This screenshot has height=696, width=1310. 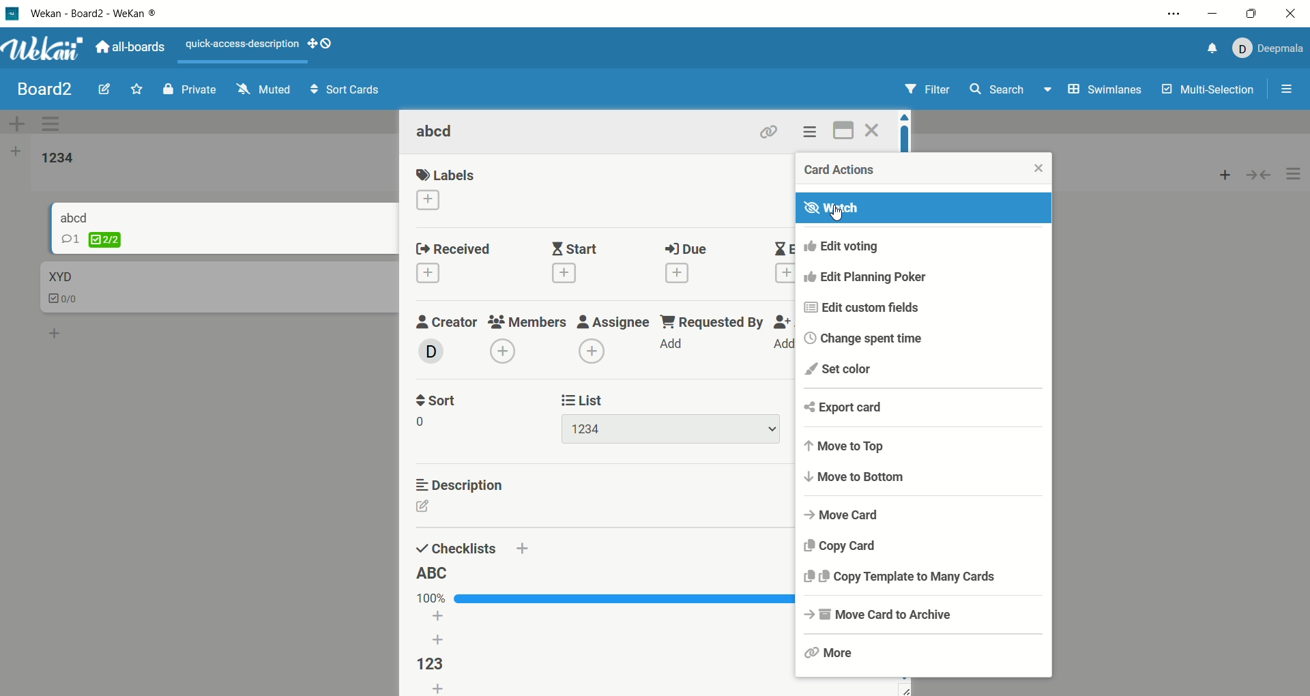 I want to click on collapse, so click(x=1260, y=176).